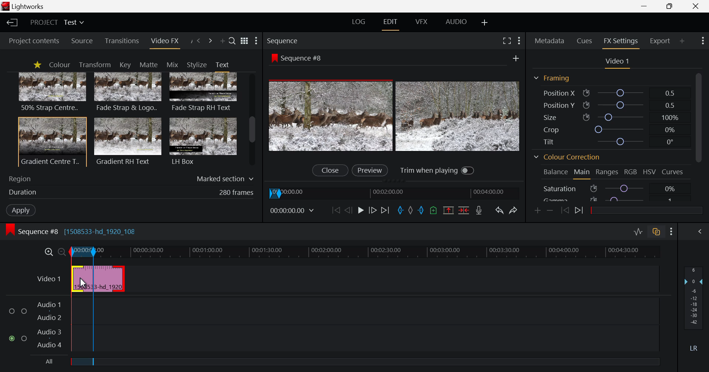 This screenshot has width=709, height=372. I want to click on Duration, so click(129, 192).